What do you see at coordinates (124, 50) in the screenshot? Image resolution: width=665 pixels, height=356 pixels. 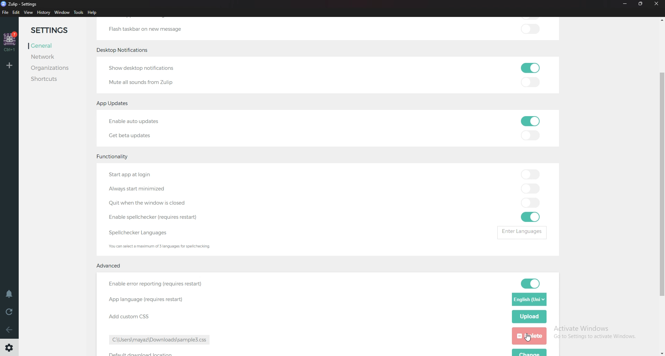 I see `Desktop notifications` at bounding box center [124, 50].